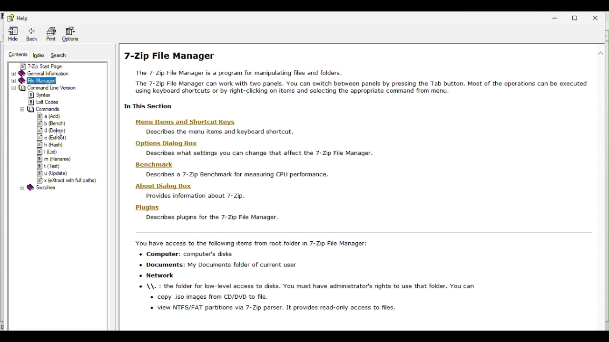  Describe the element at coordinates (143, 207) in the screenshot. I see `Plugins` at that location.